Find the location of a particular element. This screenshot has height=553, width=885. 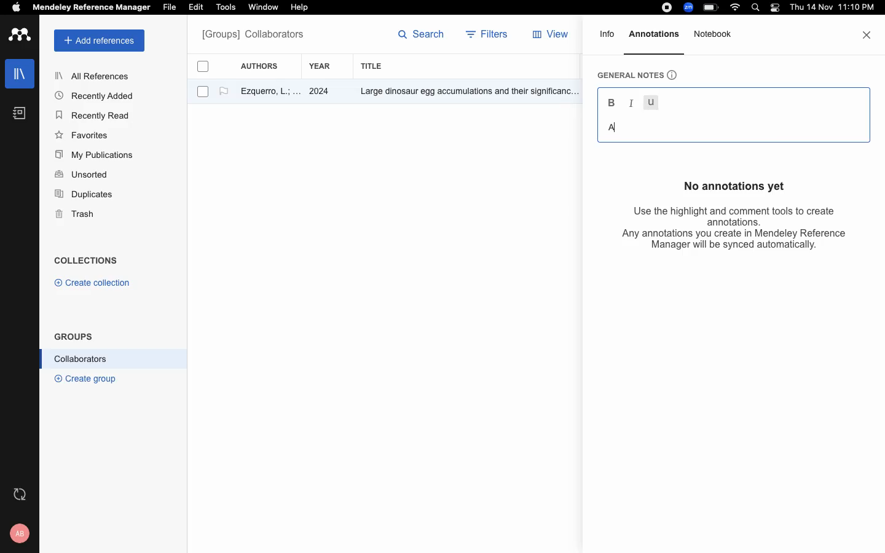

text is located at coordinates (622, 128).